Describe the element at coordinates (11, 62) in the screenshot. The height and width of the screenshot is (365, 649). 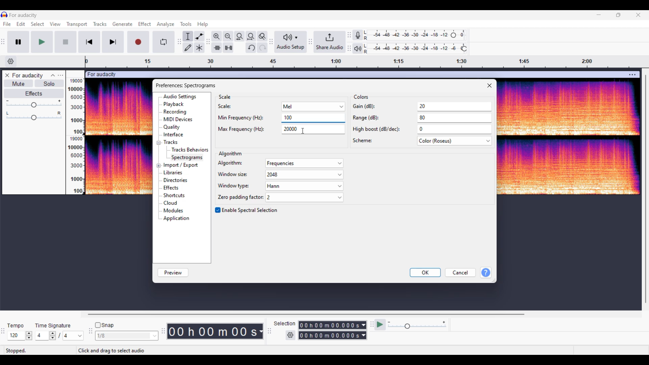
I see `Timeline options` at that location.